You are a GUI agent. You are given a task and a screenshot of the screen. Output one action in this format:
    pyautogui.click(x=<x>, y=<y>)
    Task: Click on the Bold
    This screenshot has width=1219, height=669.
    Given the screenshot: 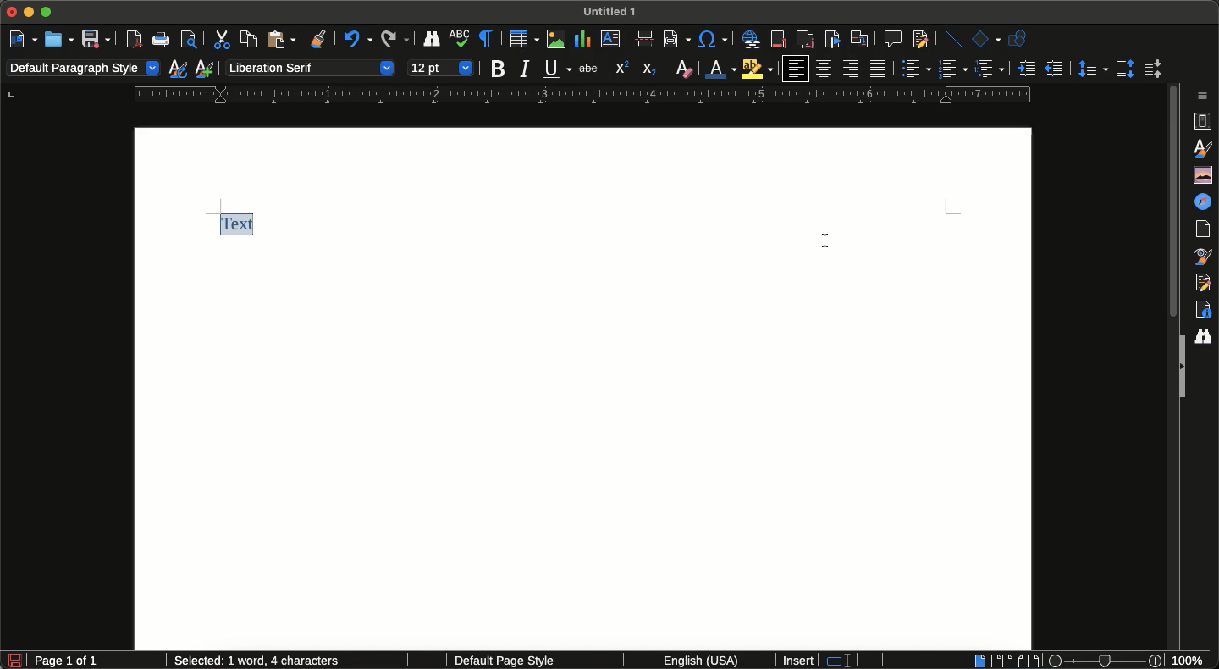 What is the action you would take?
    pyautogui.click(x=499, y=69)
    